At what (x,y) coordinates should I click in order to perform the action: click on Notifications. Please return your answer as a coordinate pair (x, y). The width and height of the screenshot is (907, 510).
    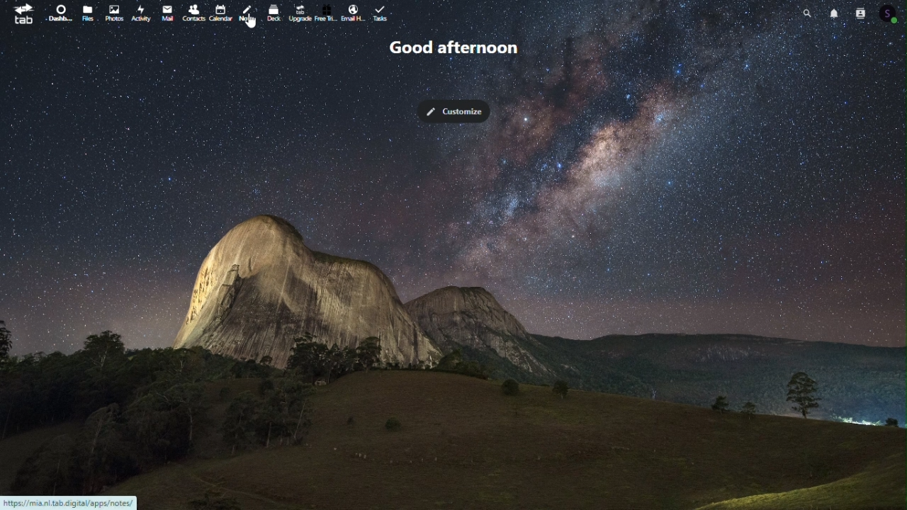
    Looking at the image, I should click on (834, 11).